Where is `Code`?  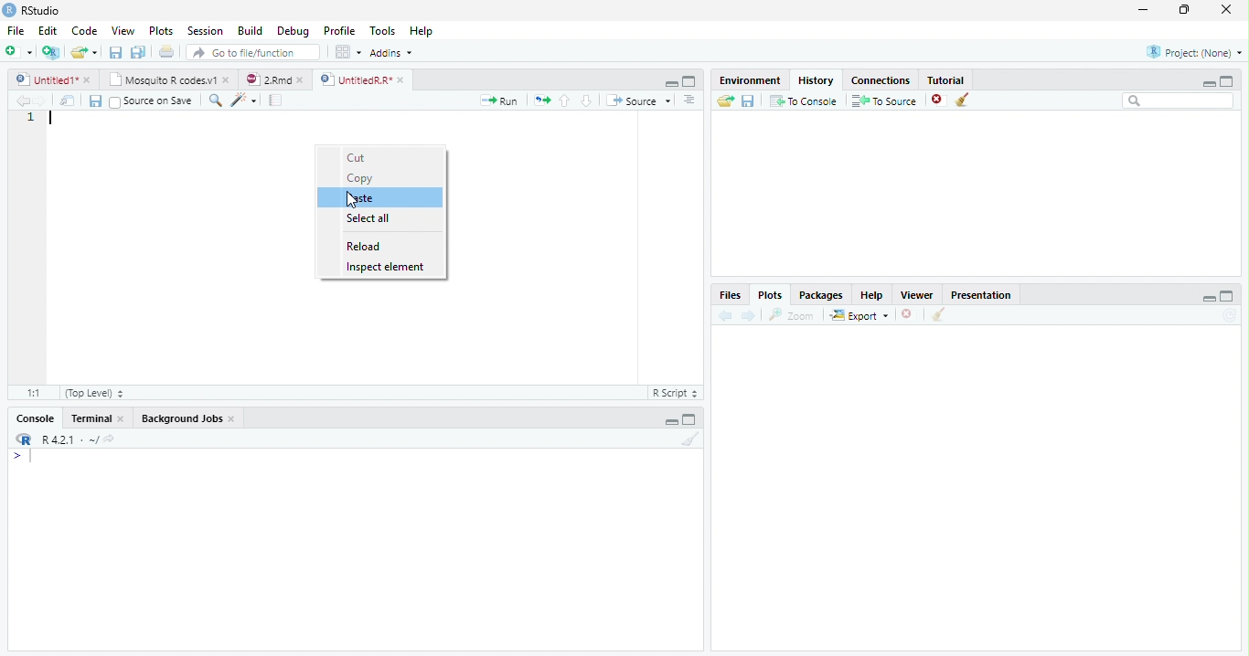
Code is located at coordinates (86, 30).